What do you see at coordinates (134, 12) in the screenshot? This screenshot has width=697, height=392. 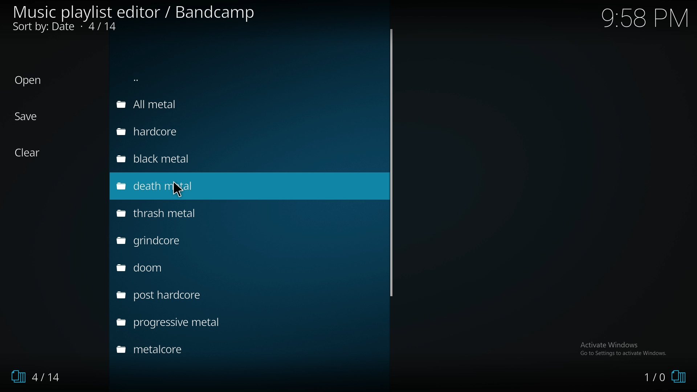 I see `Music playlist editor / Bandcamp` at bounding box center [134, 12].